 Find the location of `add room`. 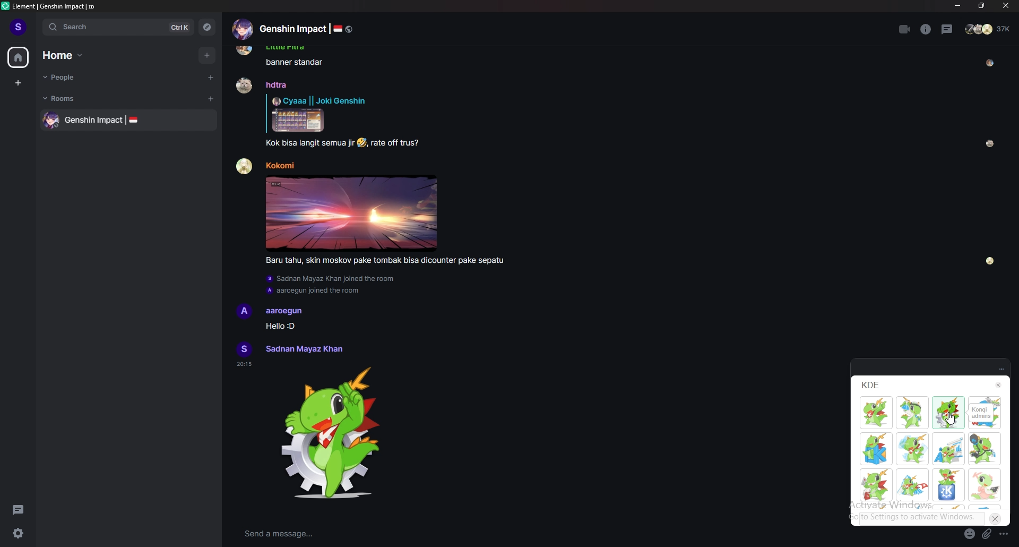

add room is located at coordinates (211, 99).